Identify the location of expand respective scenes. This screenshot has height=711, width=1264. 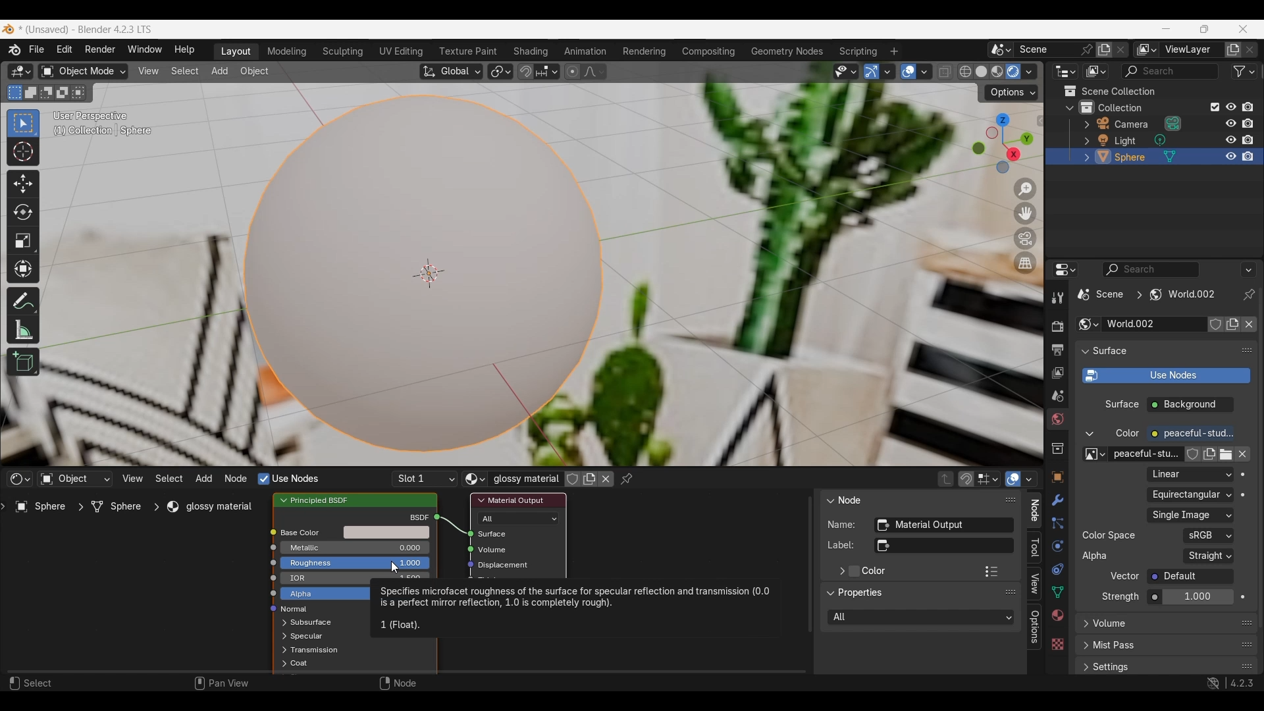
(1083, 157).